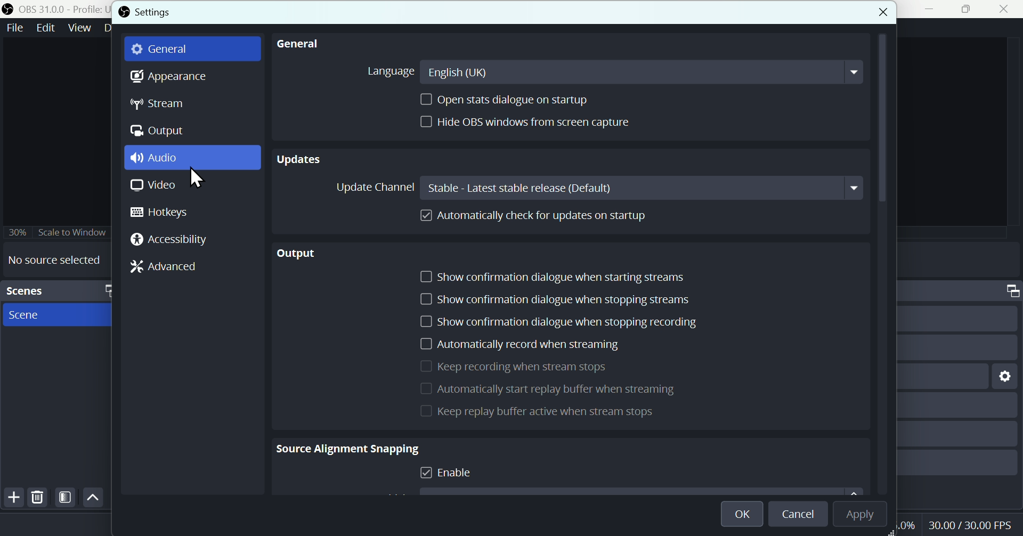 The width and height of the screenshot is (1023, 536). Describe the element at coordinates (166, 213) in the screenshot. I see `Hot keys` at that location.